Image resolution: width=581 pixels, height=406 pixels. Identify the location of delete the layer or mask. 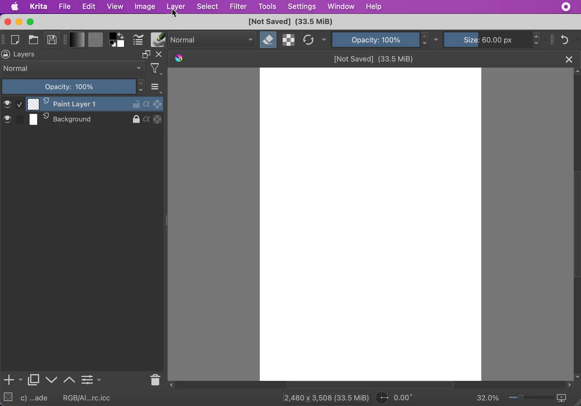
(154, 379).